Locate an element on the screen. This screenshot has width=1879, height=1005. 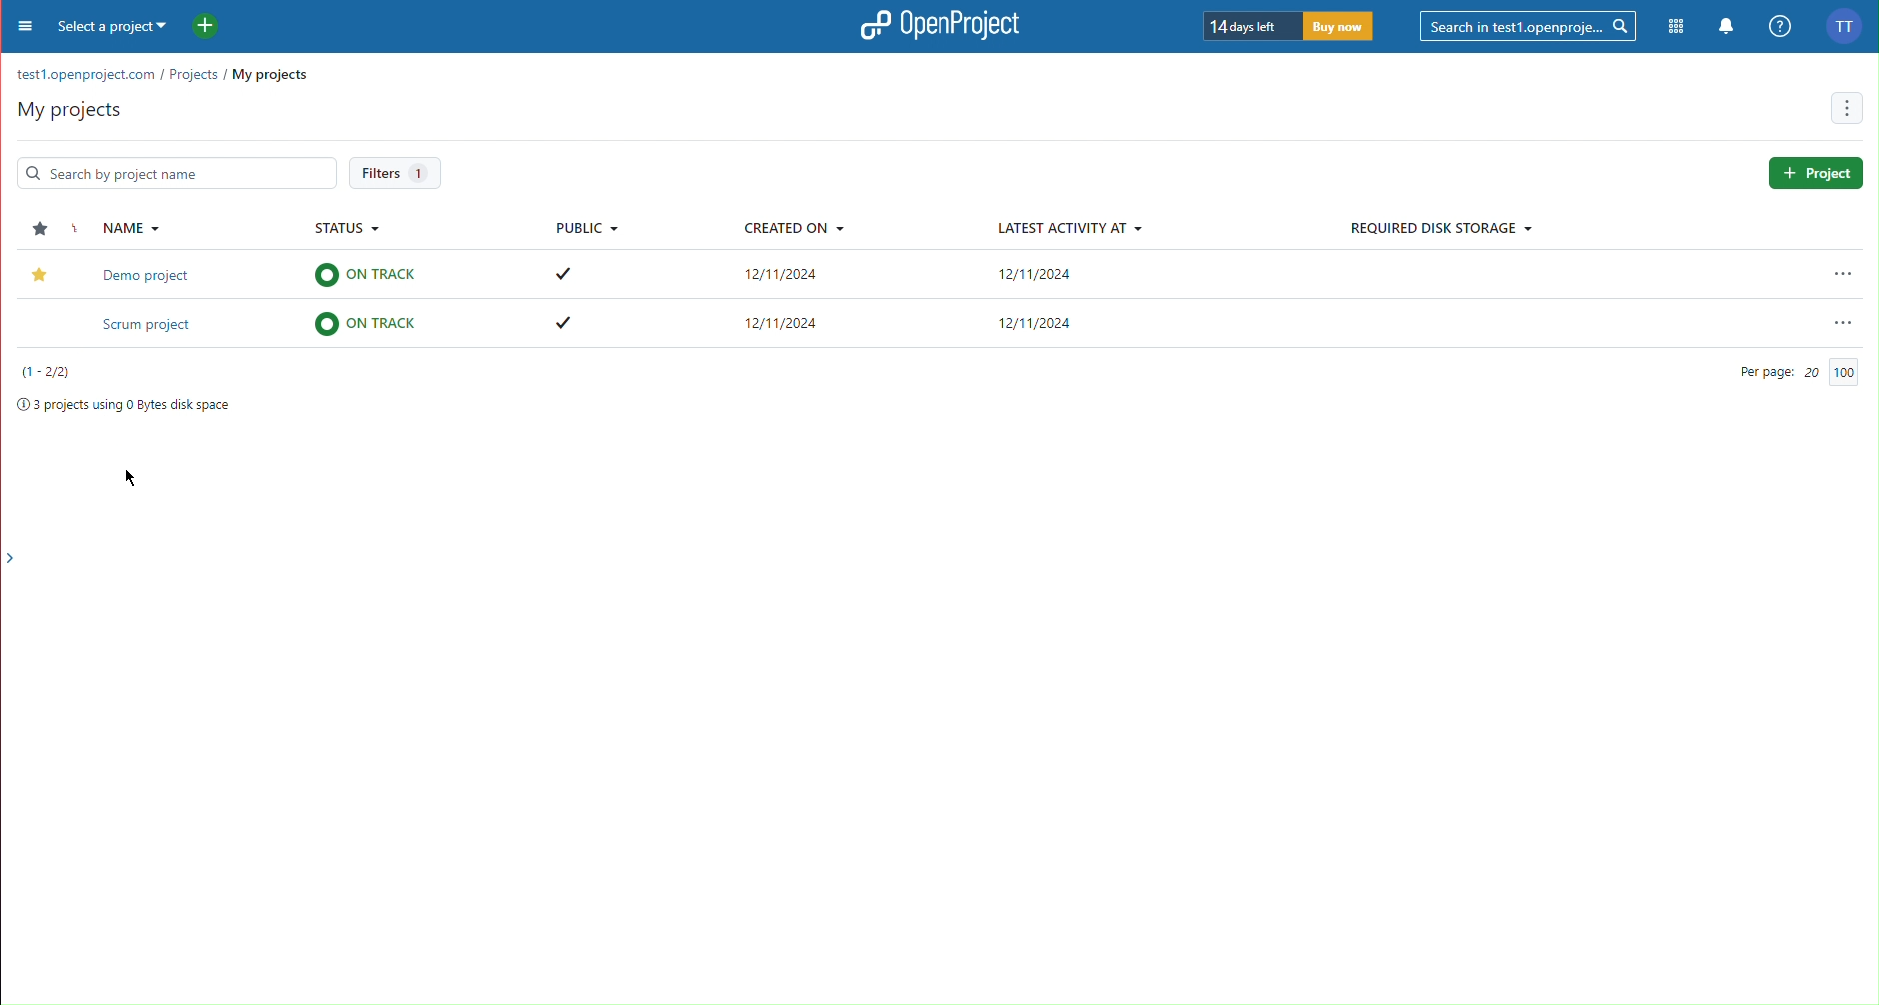
Latest Activity at is located at coordinates (1067, 228).